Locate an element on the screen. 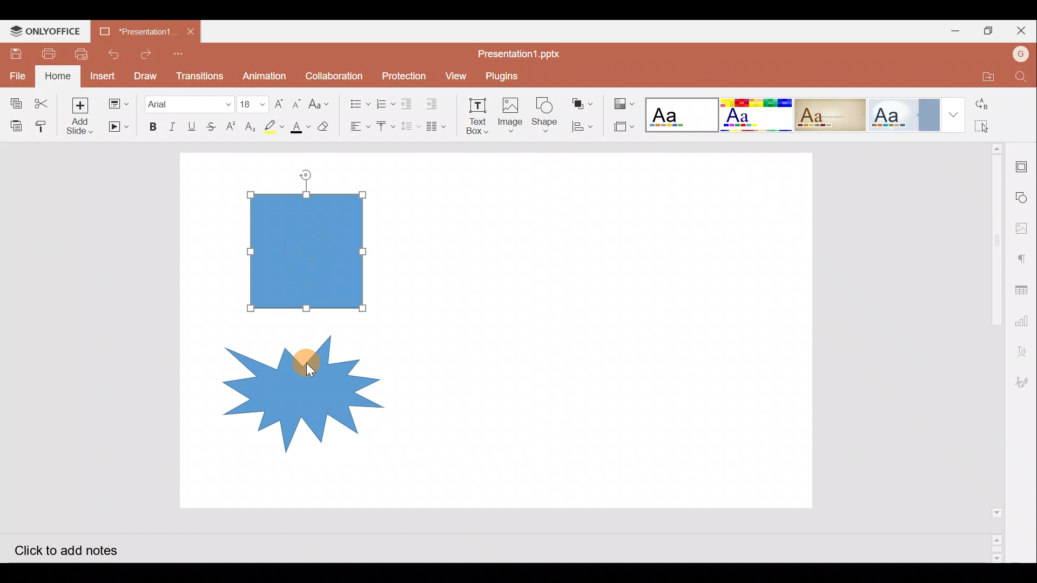 The height and width of the screenshot is (583, 1037). Cursor on object 2 is located at coordinates (304, 362).